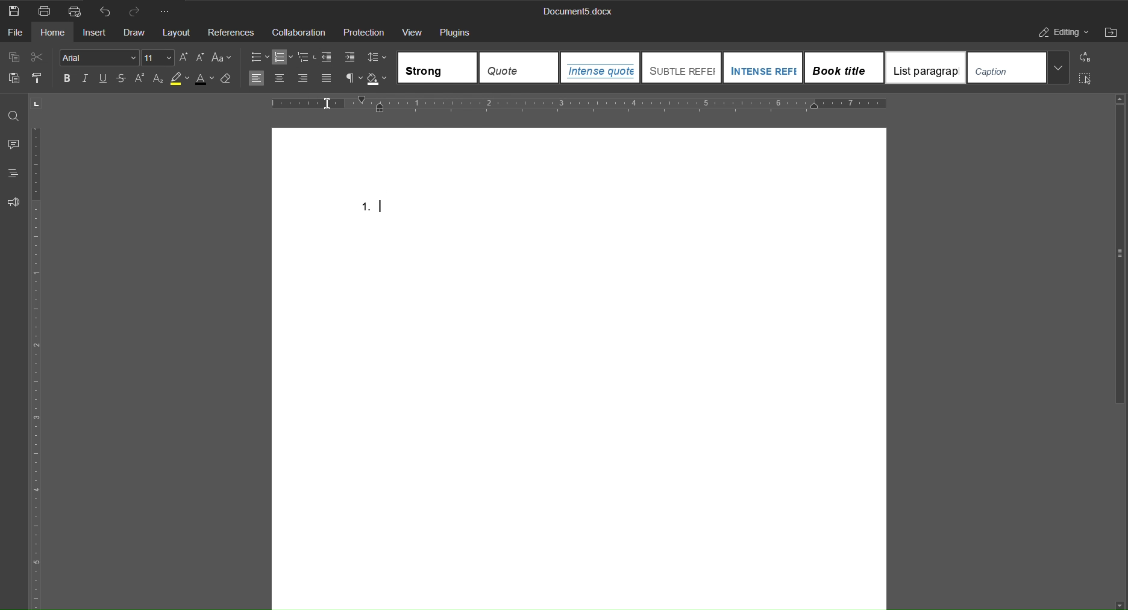  I want to click on Home, so click(55, 34).